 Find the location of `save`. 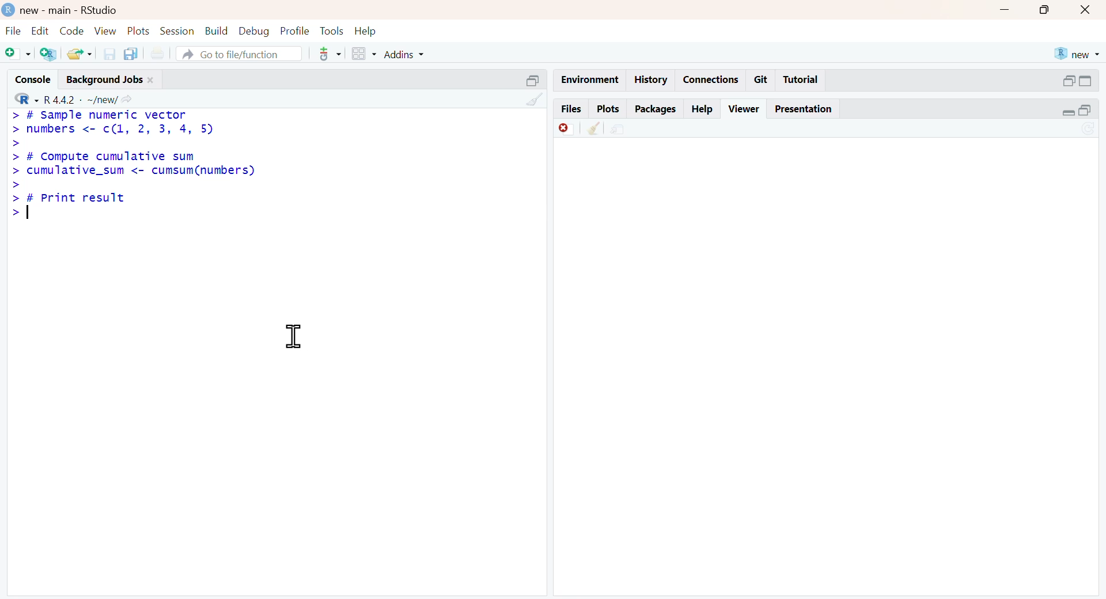

save is located at coordinates (110, 54).